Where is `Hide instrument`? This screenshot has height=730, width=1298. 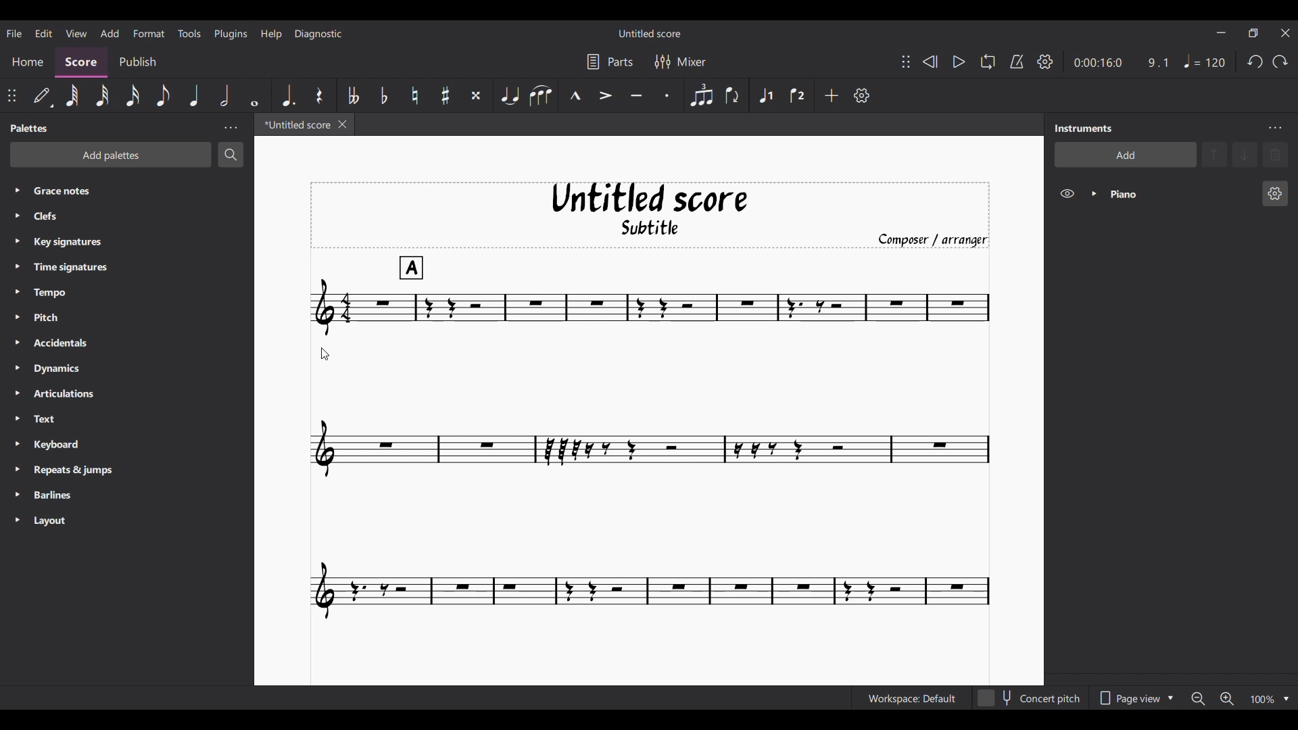 Hide instrument is located at coordinates (1067, 193).